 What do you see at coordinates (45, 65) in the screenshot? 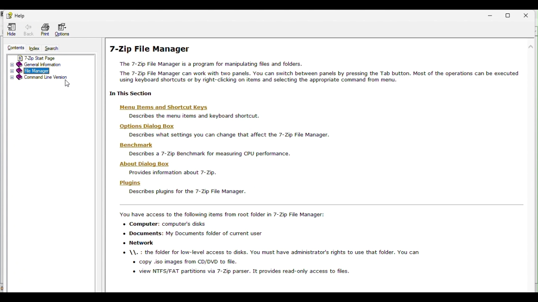
I see `General information` at bounding box center [45, 65].